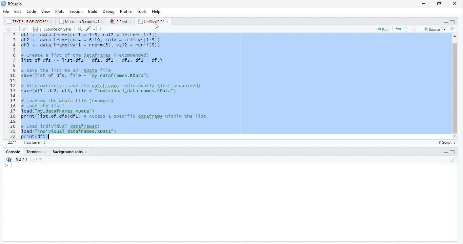 Image resolution: width=463 pixels, height=244 pixels. Describe the element at coordinates (57, 29) in the screenshot. I see `Source on Save` at that location.